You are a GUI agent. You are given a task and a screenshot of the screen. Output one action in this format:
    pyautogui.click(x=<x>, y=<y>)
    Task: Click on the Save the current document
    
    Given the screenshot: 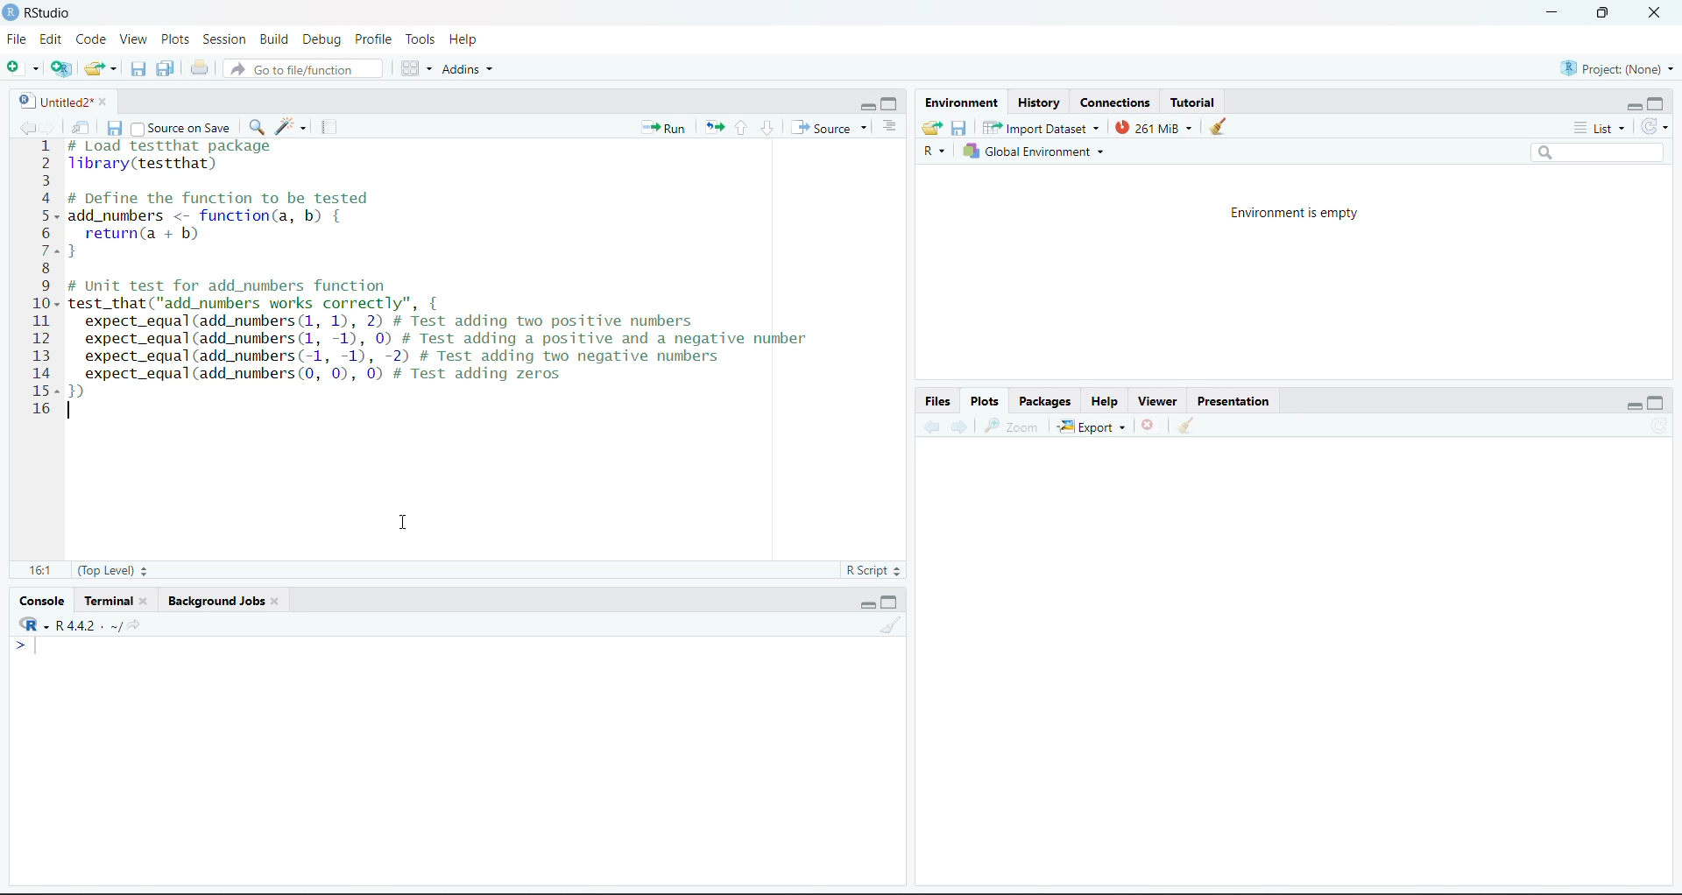 What is the action you would take?
    pyautogui.click(x=138, y=68)
    